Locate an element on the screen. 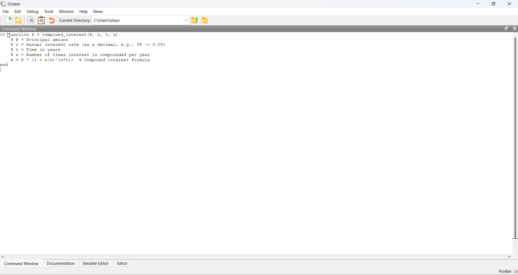 The width and height of the screenshot is (518, 275). Edit is located at coordinates (18, 11).